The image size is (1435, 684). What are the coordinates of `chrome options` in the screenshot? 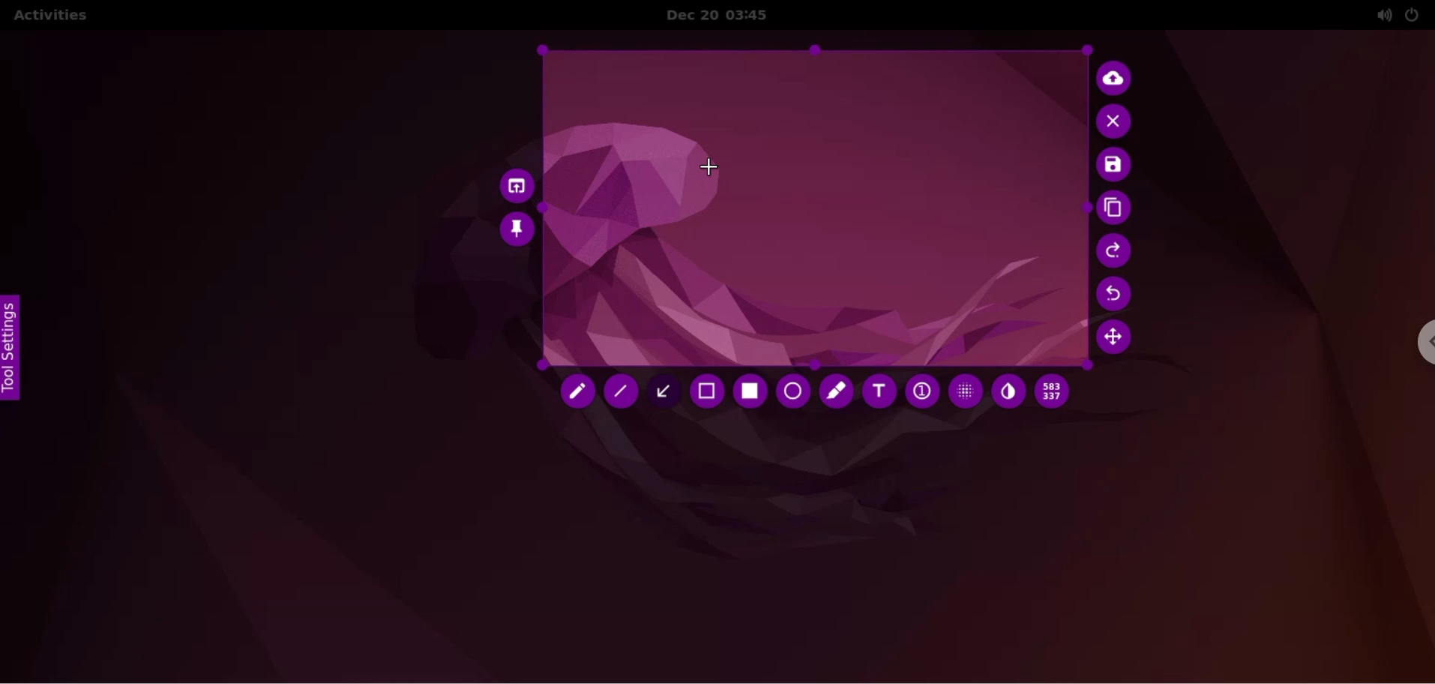 It's located at (1416, 346).